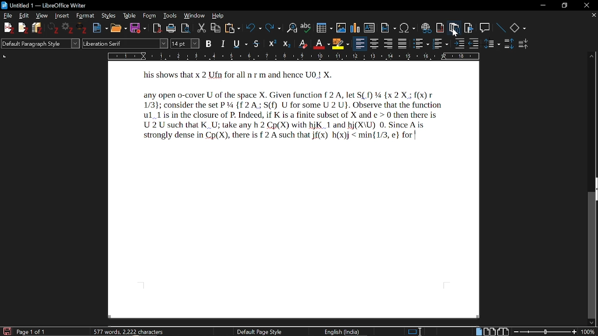  I want to click on Superscript, so click(272, 44).